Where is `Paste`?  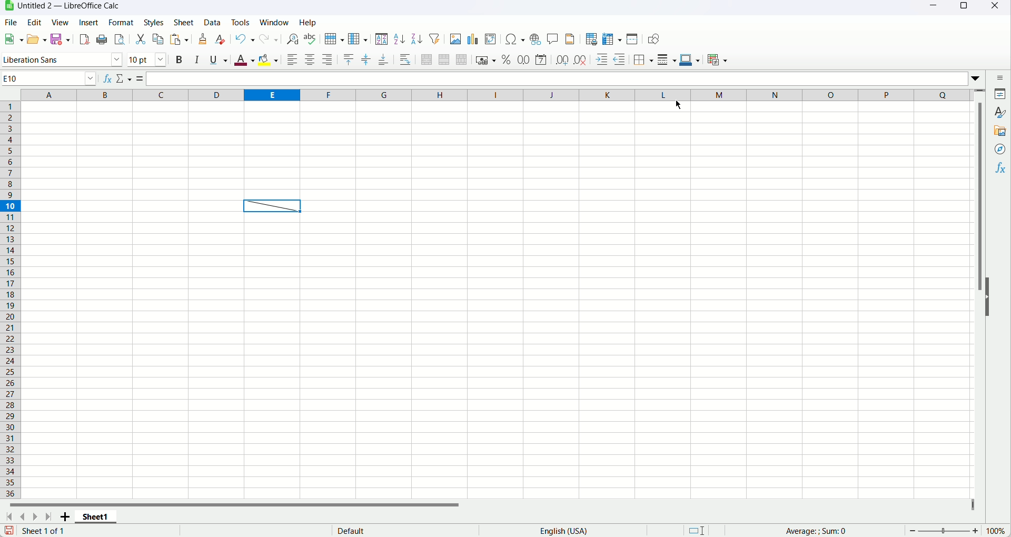 Paste is located at coordinates (179, 39).